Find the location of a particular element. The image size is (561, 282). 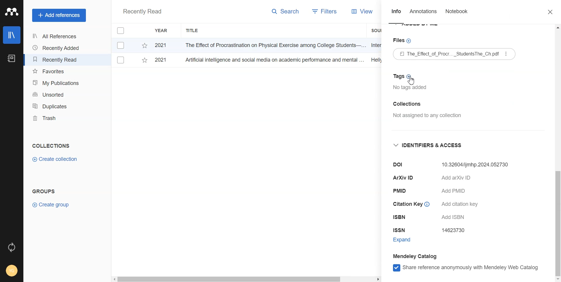

Notebook is located at coordinates (456, 13).